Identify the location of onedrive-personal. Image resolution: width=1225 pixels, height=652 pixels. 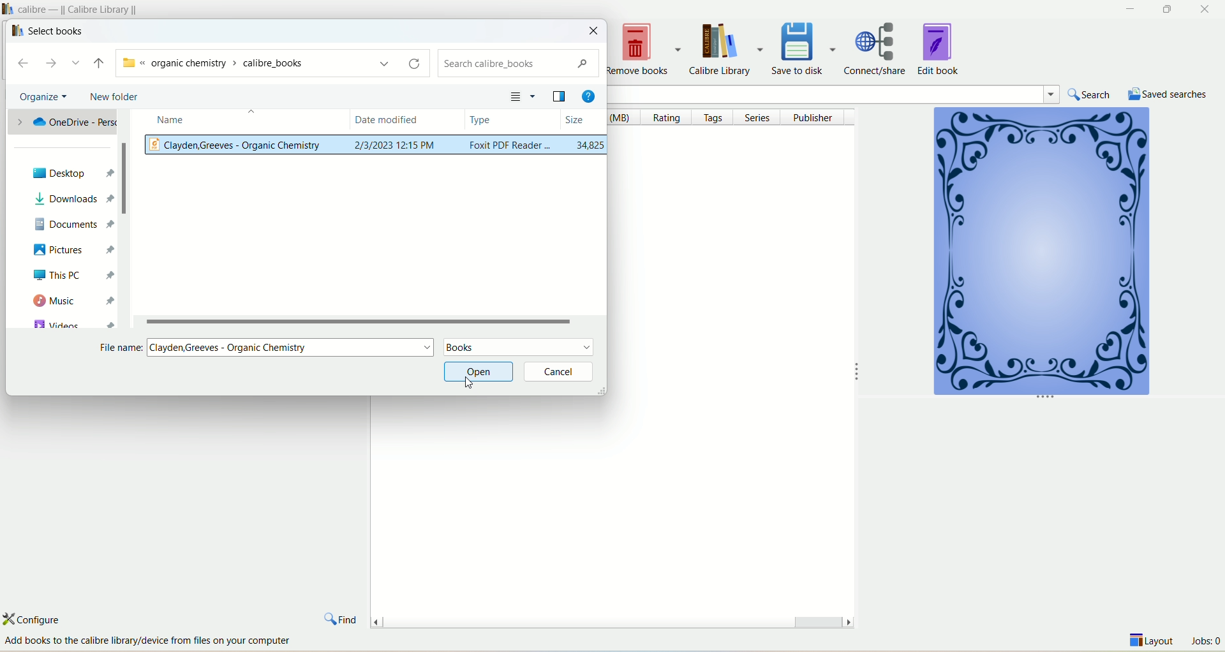
(63, 124).